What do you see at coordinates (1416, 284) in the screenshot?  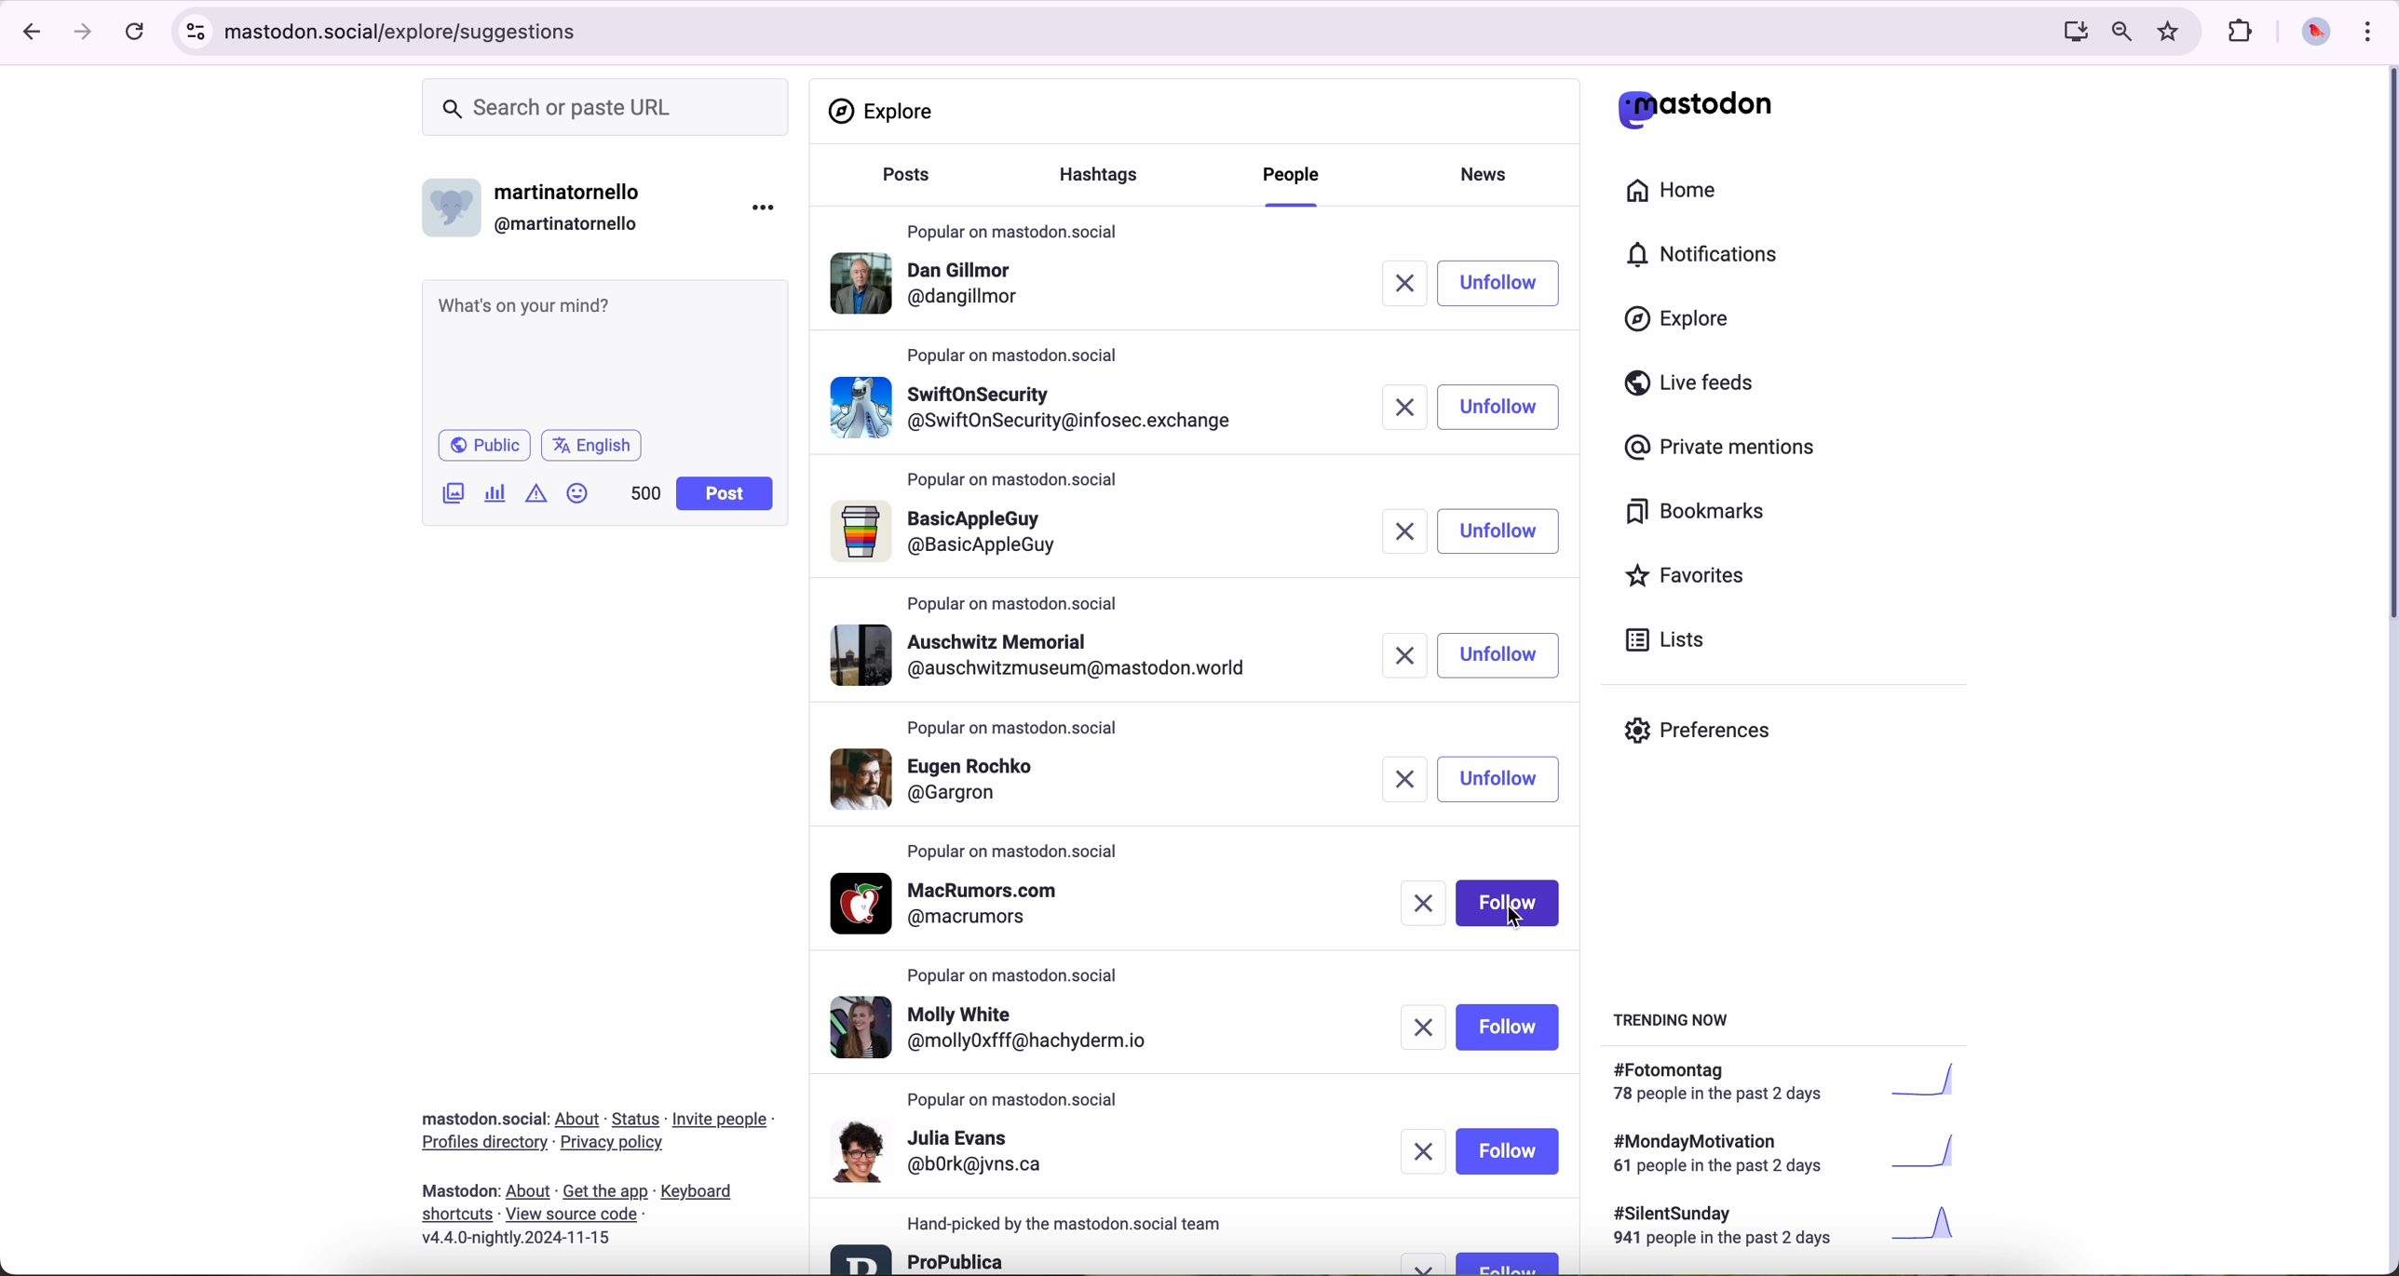 I see `remove` at bounding box center [1416, 284].